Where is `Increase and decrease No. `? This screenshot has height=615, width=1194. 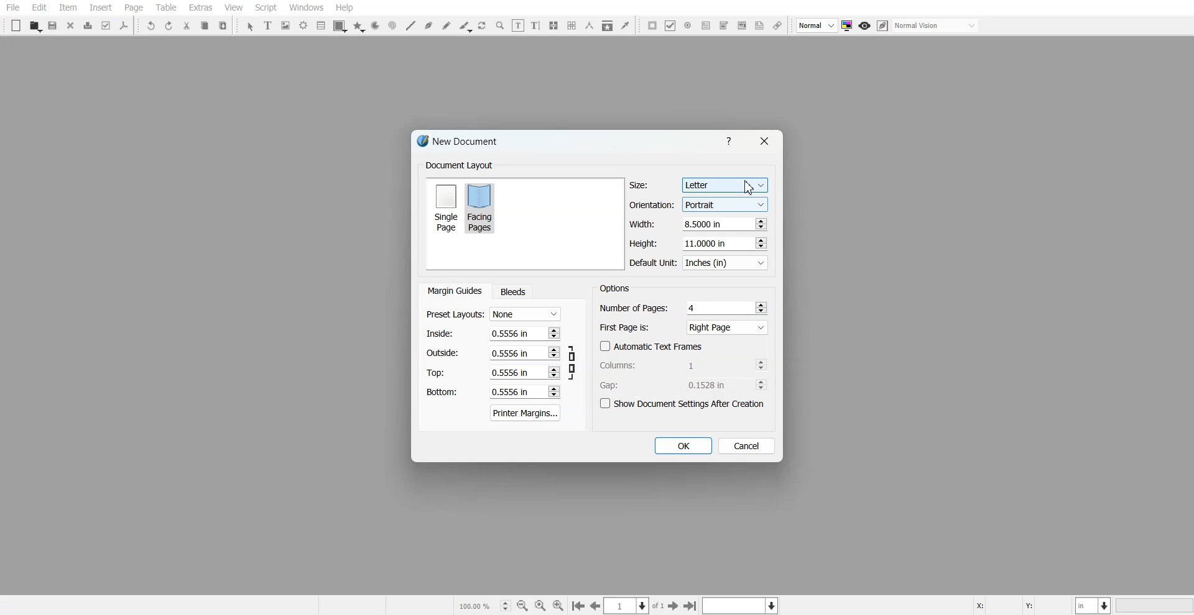
Increase and decrease No.  is located at coordinates (759, 243).